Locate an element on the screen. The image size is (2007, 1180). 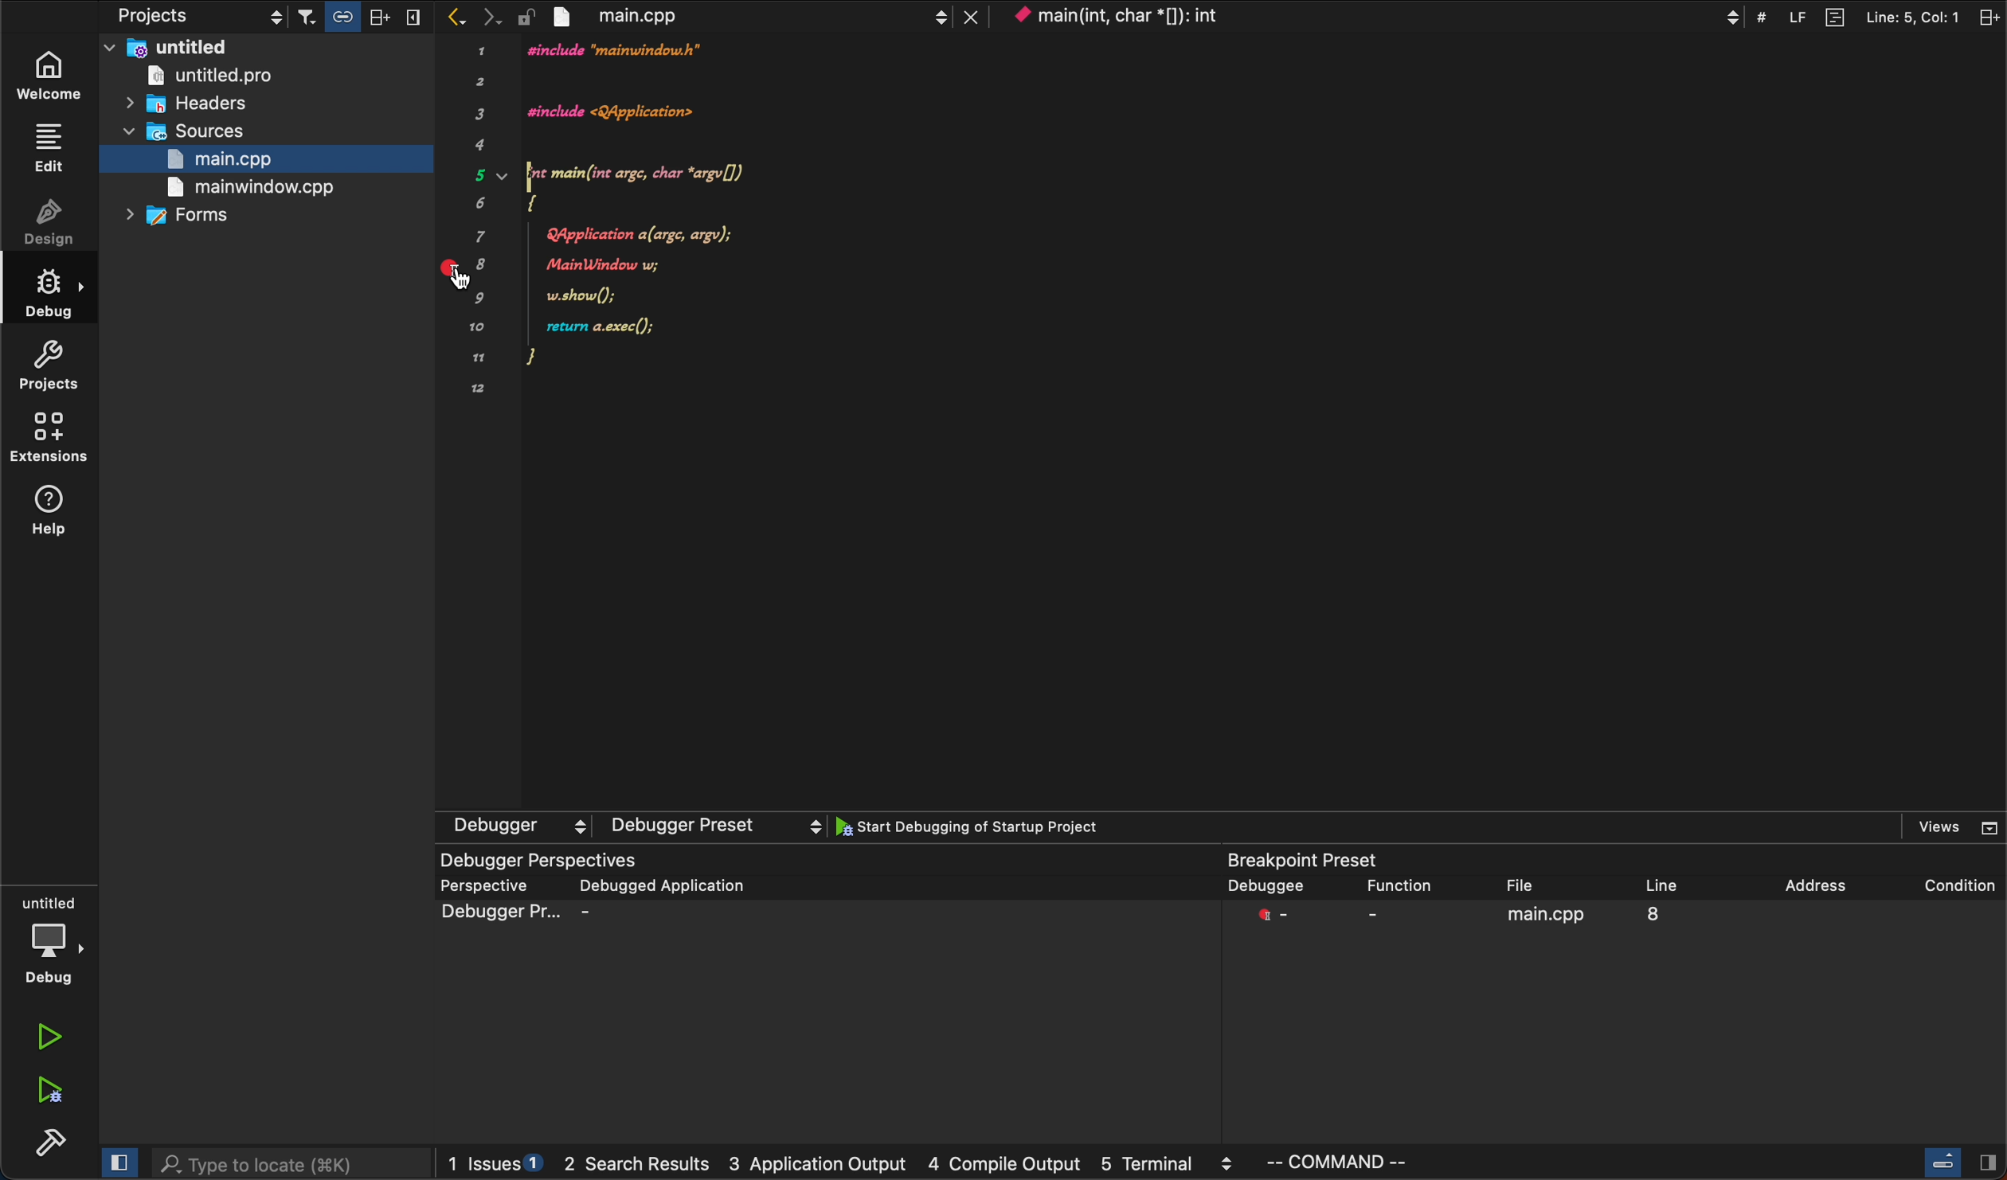
code is located at coordinates (719, 229).